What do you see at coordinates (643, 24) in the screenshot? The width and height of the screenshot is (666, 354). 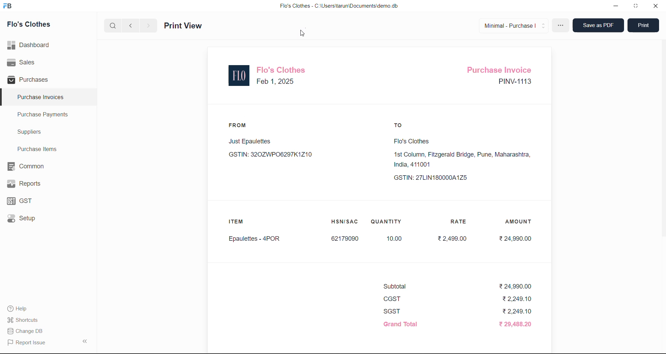 I see `Print` at bounding box center [643, 24].